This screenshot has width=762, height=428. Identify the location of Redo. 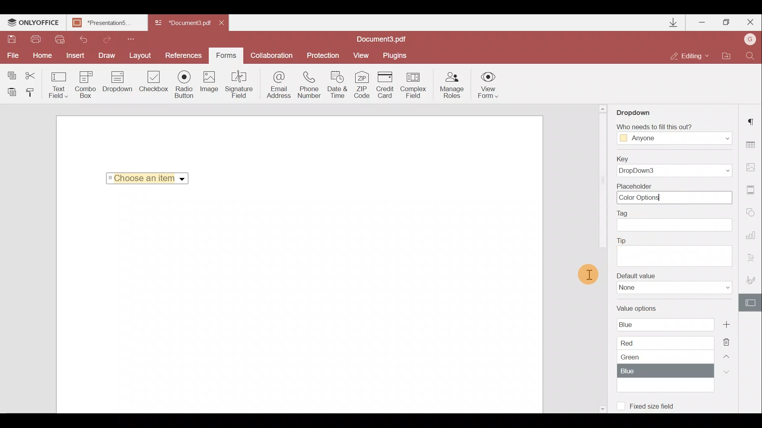
(108, 38).